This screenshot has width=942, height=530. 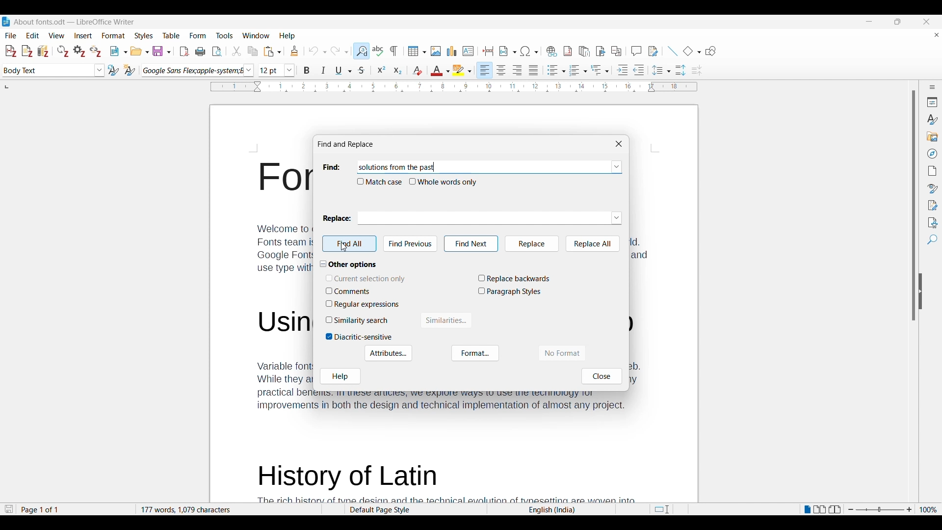 What do you see at coordinates (346, 247) in the screenshot?
I see `cursor` at bounding box center [346, 247].